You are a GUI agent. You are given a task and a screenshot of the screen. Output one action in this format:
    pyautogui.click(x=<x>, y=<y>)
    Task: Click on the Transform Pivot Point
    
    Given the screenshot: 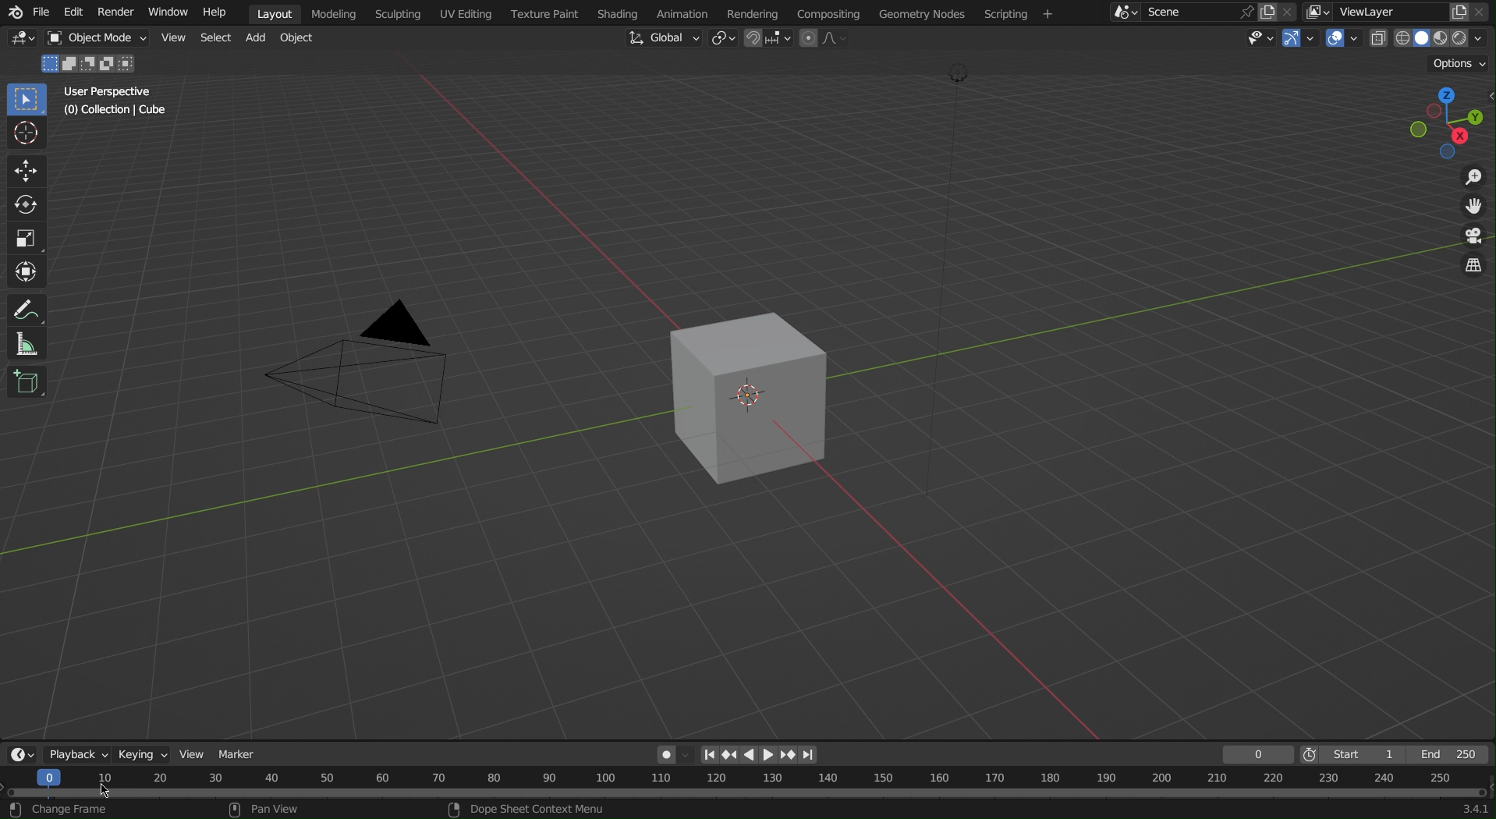 What is the action you would take?
    pyautogui.click(x=725, y=39)
    